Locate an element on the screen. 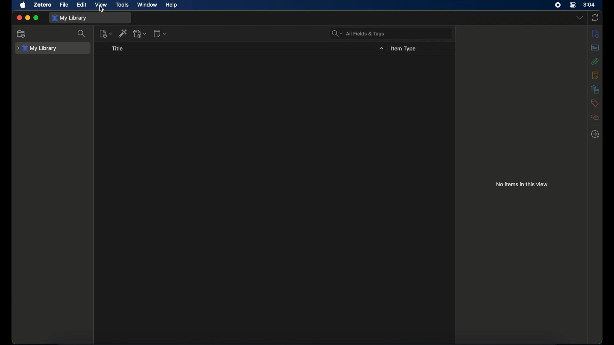  info is located at coordinates (595, 33).